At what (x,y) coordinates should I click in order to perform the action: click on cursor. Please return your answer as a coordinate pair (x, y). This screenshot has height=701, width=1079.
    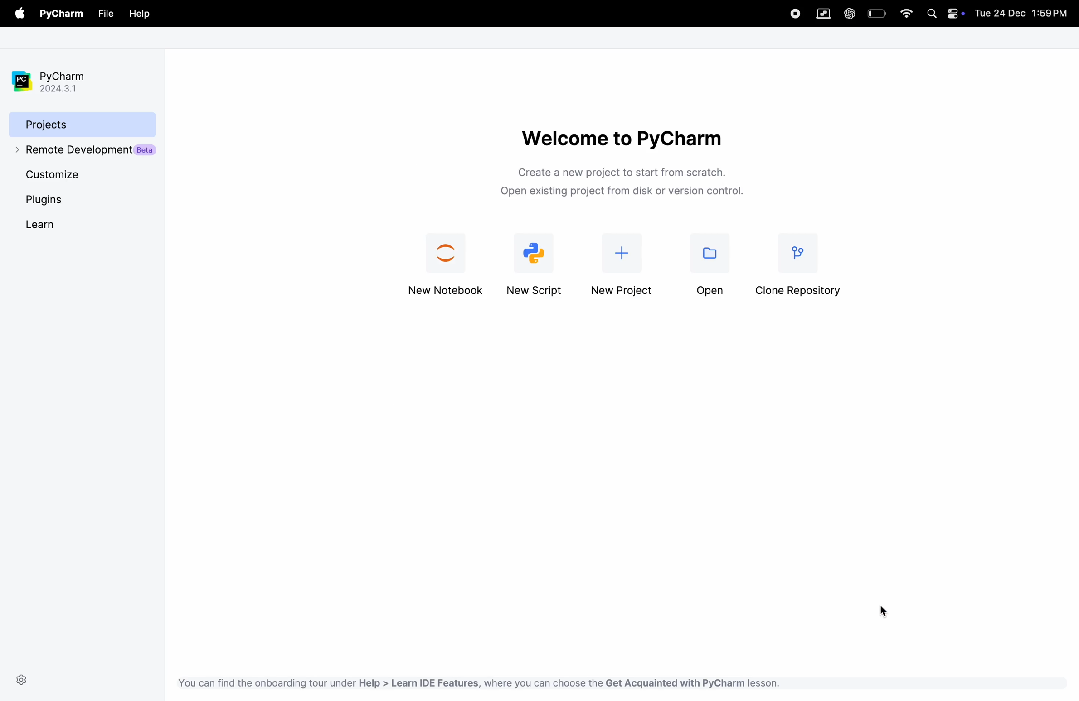
    Looking at the image, I should click on (889, 611).